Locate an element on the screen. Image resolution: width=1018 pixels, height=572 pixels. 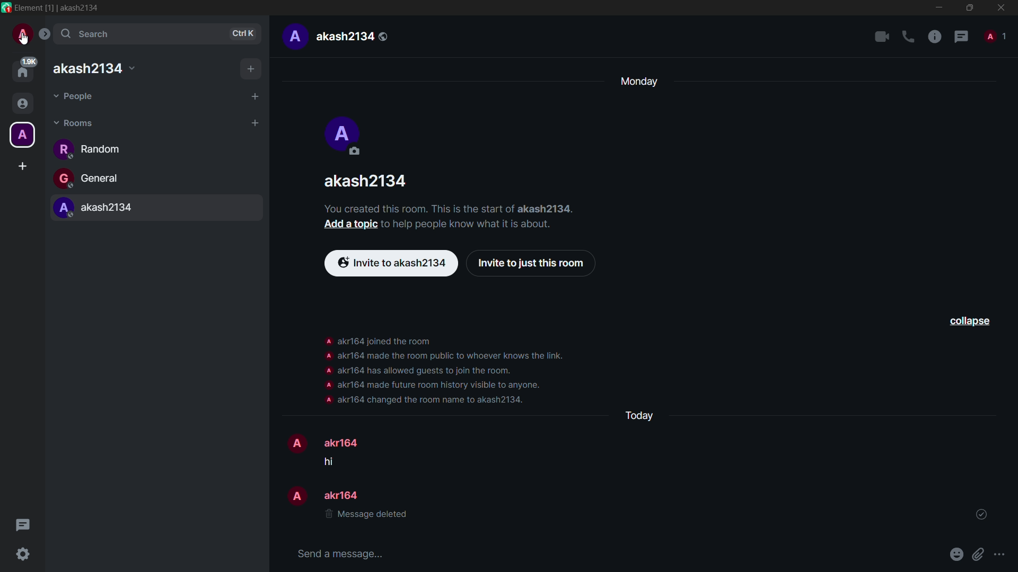
You created this room. This is the start of akash2134. is located at coordinates (460, 208).